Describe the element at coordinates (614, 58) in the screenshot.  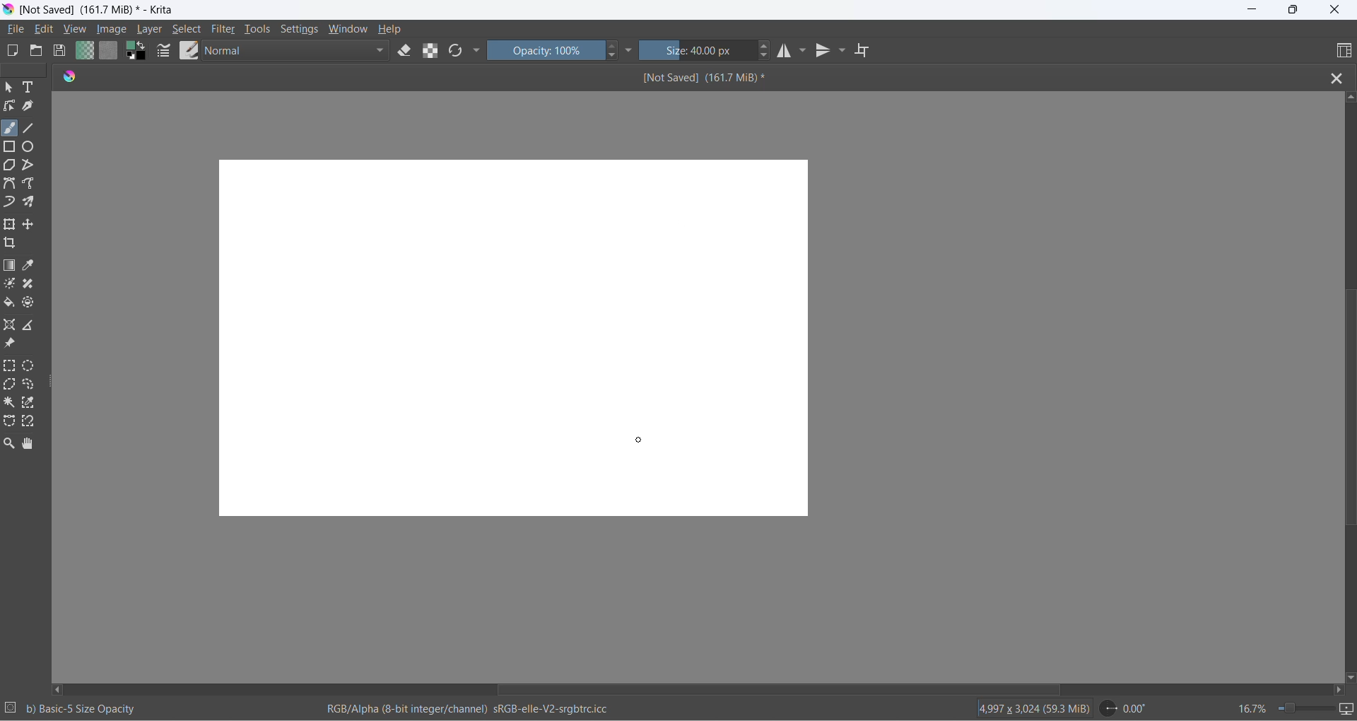
I see `decrement opacity` at that location.